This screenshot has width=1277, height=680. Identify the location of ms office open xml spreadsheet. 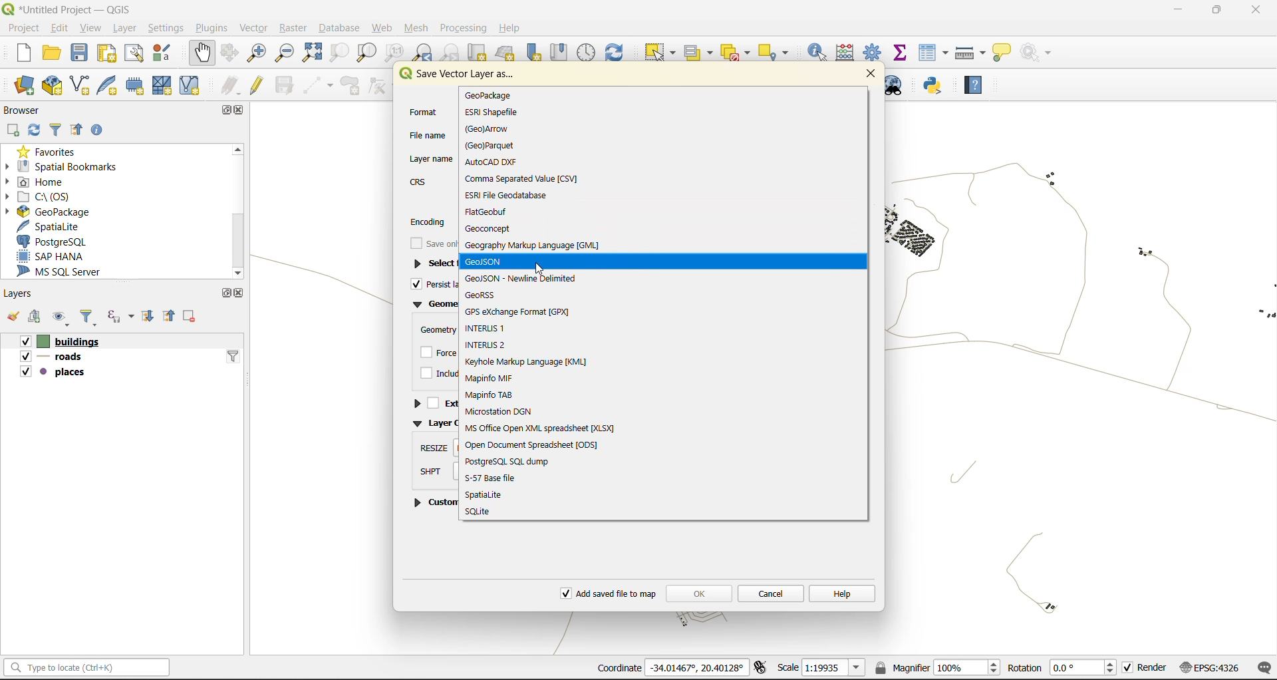
(550, 428).